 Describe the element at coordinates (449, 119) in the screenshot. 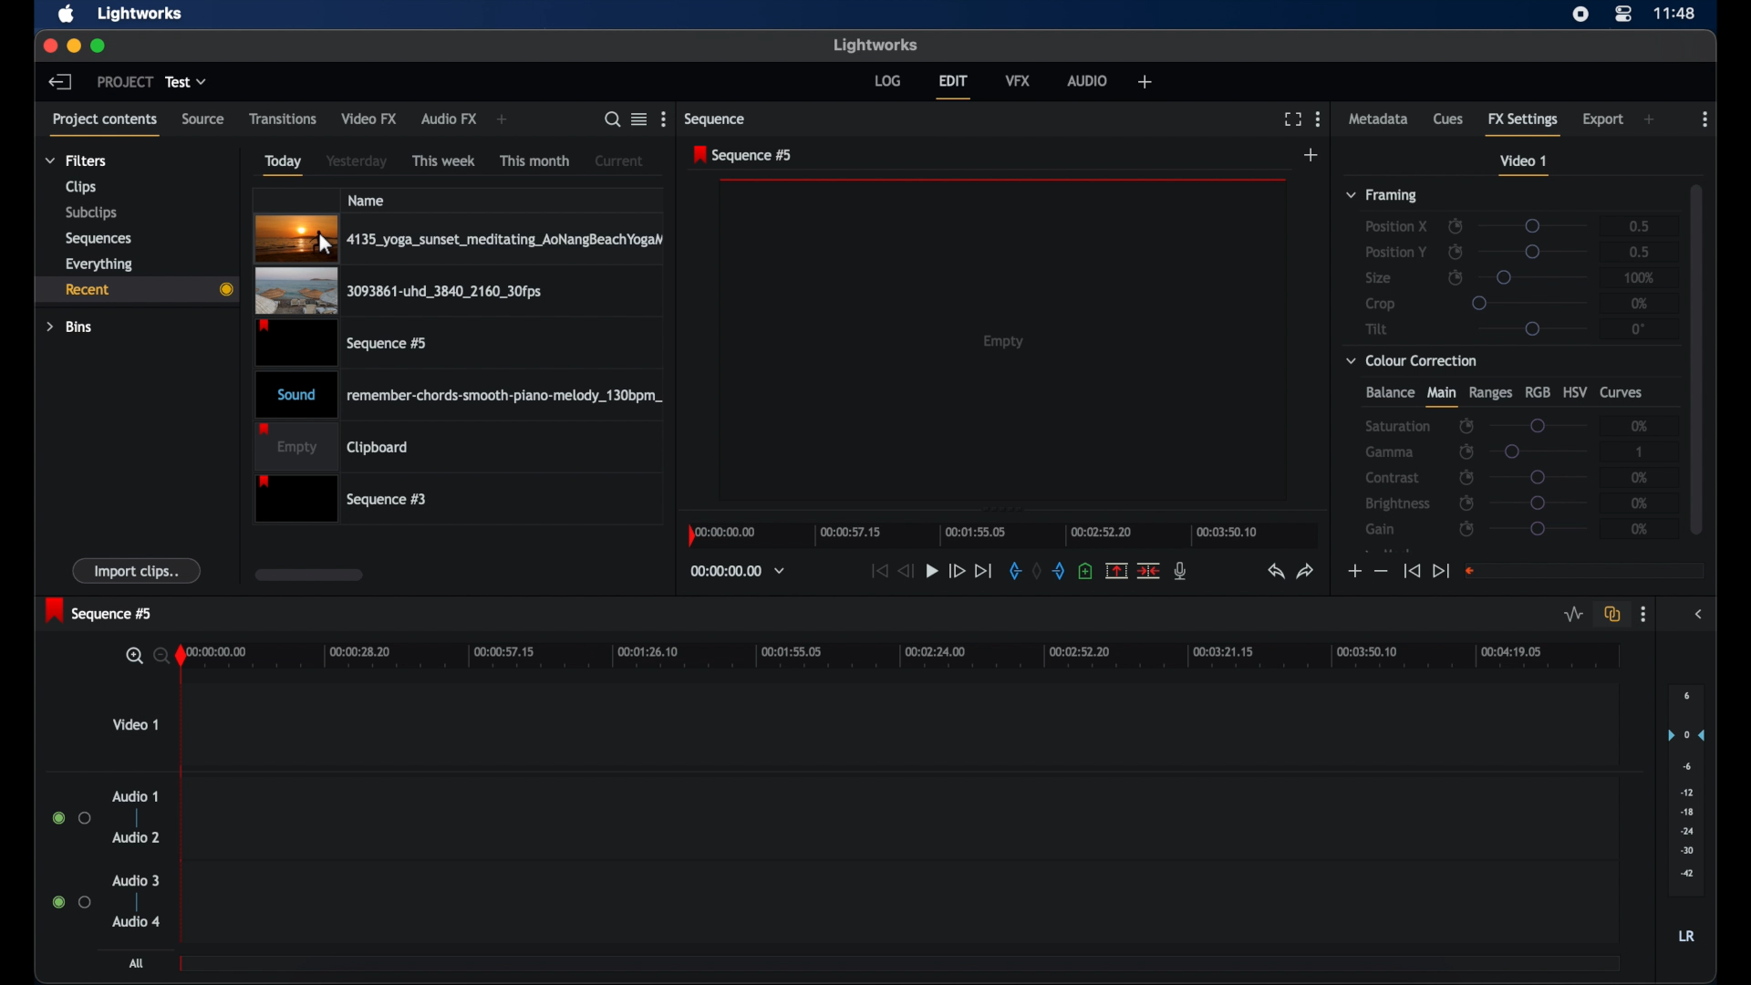

I see `audio fx` at that location.